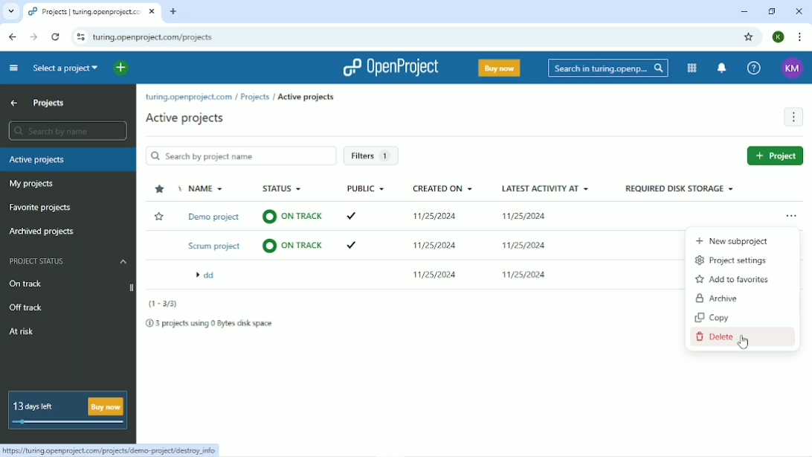 The image size is (812, 457). Describe the element at coordinates (160, 190) in the screenshot. I see `Sort by "favorite"` at that location.